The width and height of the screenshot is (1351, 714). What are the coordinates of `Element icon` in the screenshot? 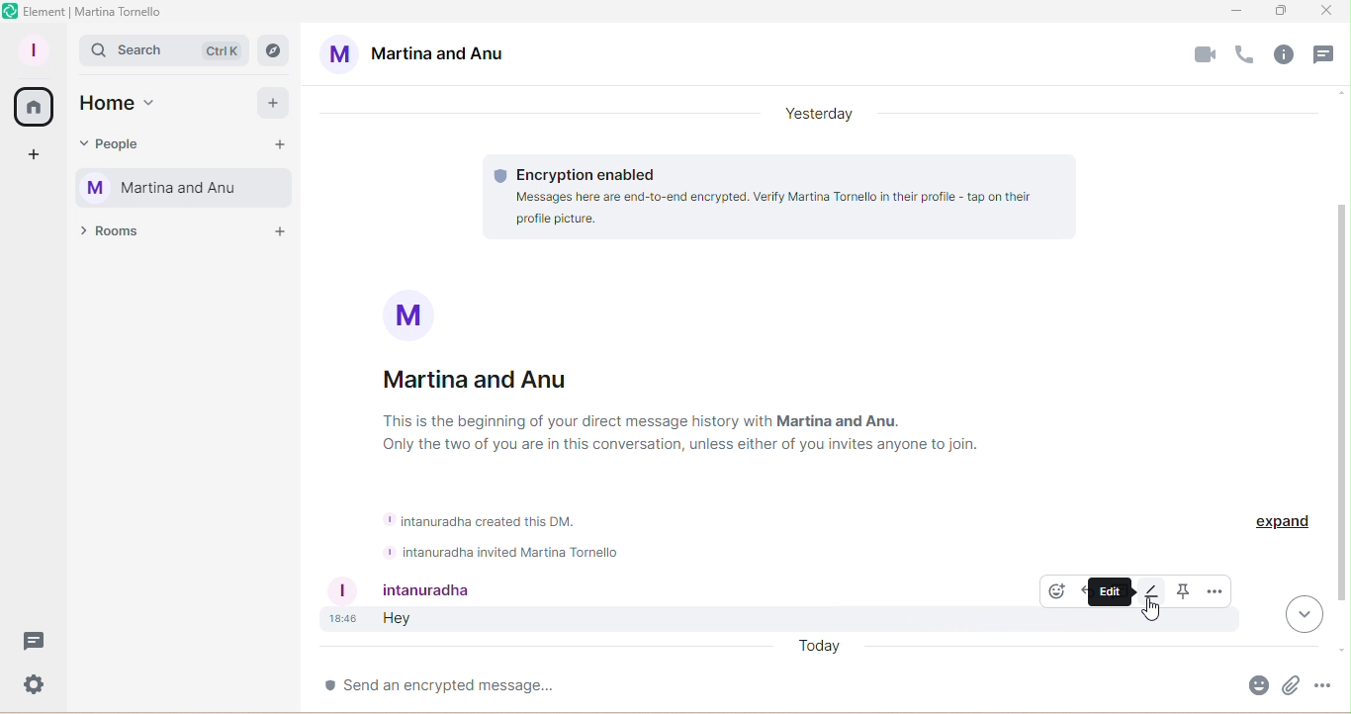 It's located at (9, 10).